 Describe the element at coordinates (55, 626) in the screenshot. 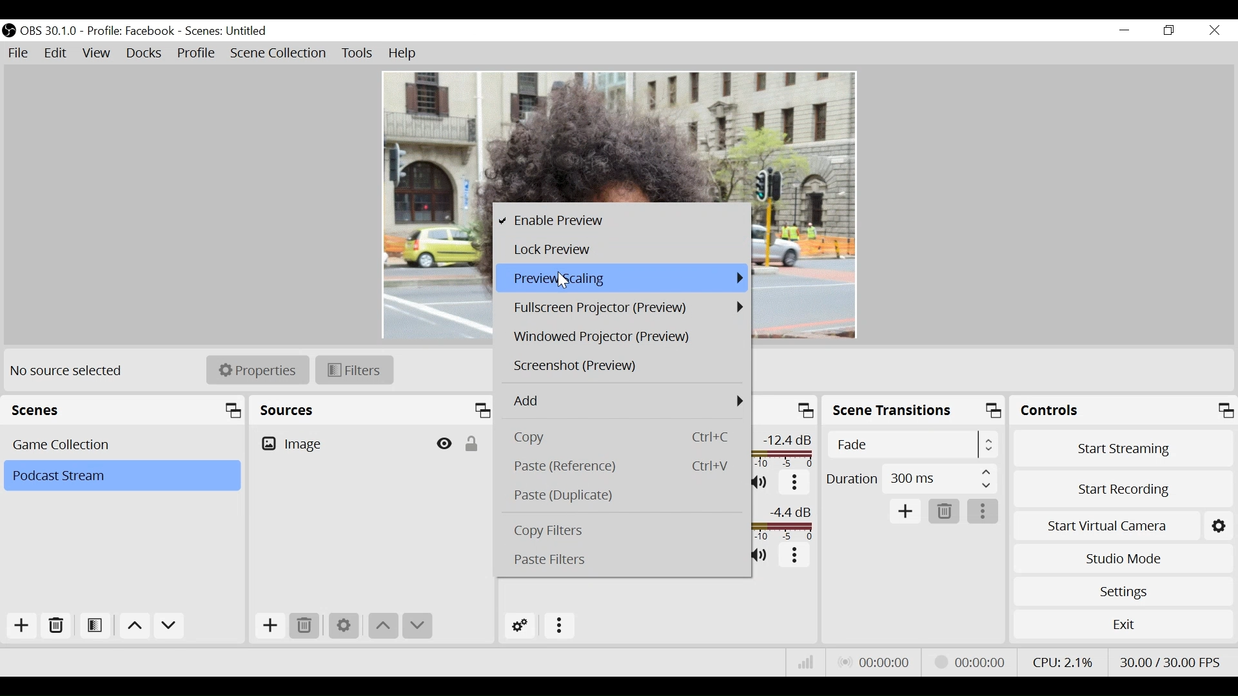

I see `Delete` at that location.